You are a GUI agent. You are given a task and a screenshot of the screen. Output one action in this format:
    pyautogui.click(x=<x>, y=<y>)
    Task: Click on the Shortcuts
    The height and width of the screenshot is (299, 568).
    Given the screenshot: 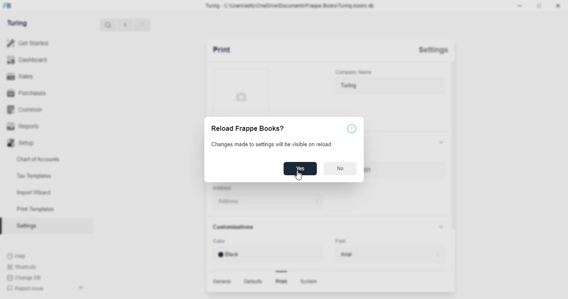 What is the action you would take?
    pyautogui.click(x=24, y=267)
    